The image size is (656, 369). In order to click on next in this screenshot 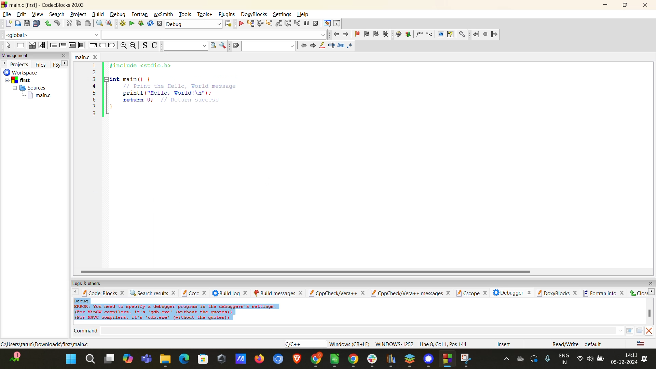, I will do `click(652, 292)`.